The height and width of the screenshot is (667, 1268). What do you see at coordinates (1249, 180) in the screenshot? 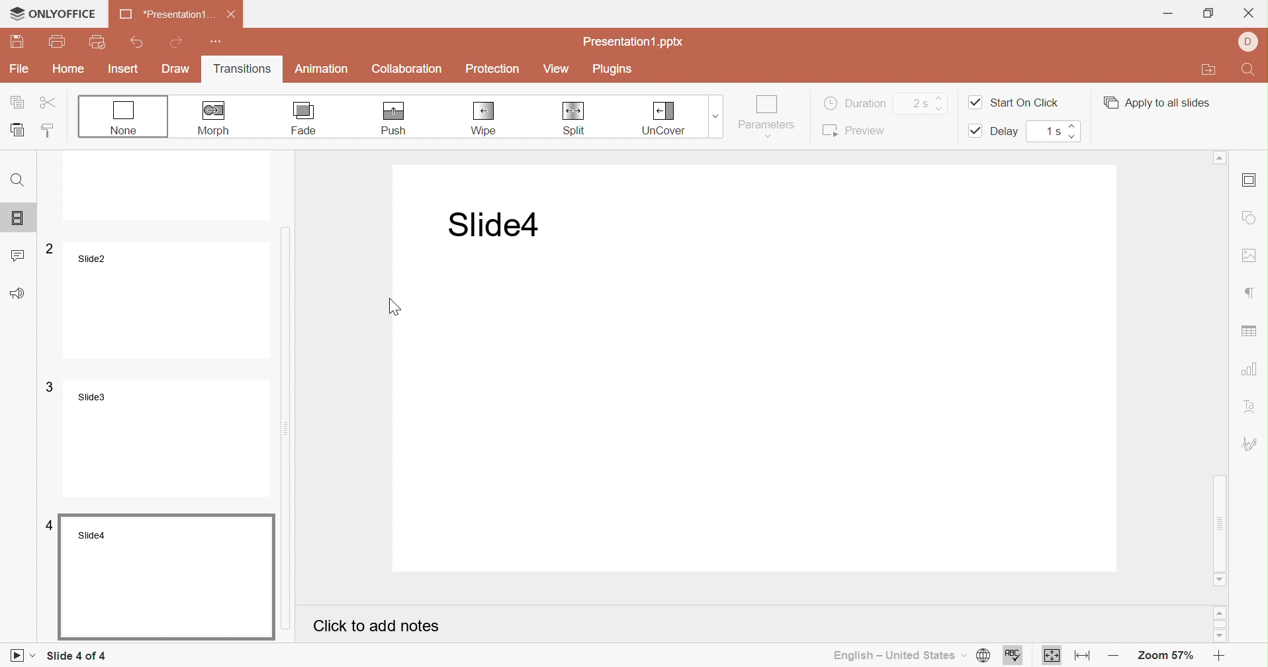
I see `Slide settings` at bounding box center [1249, 180].